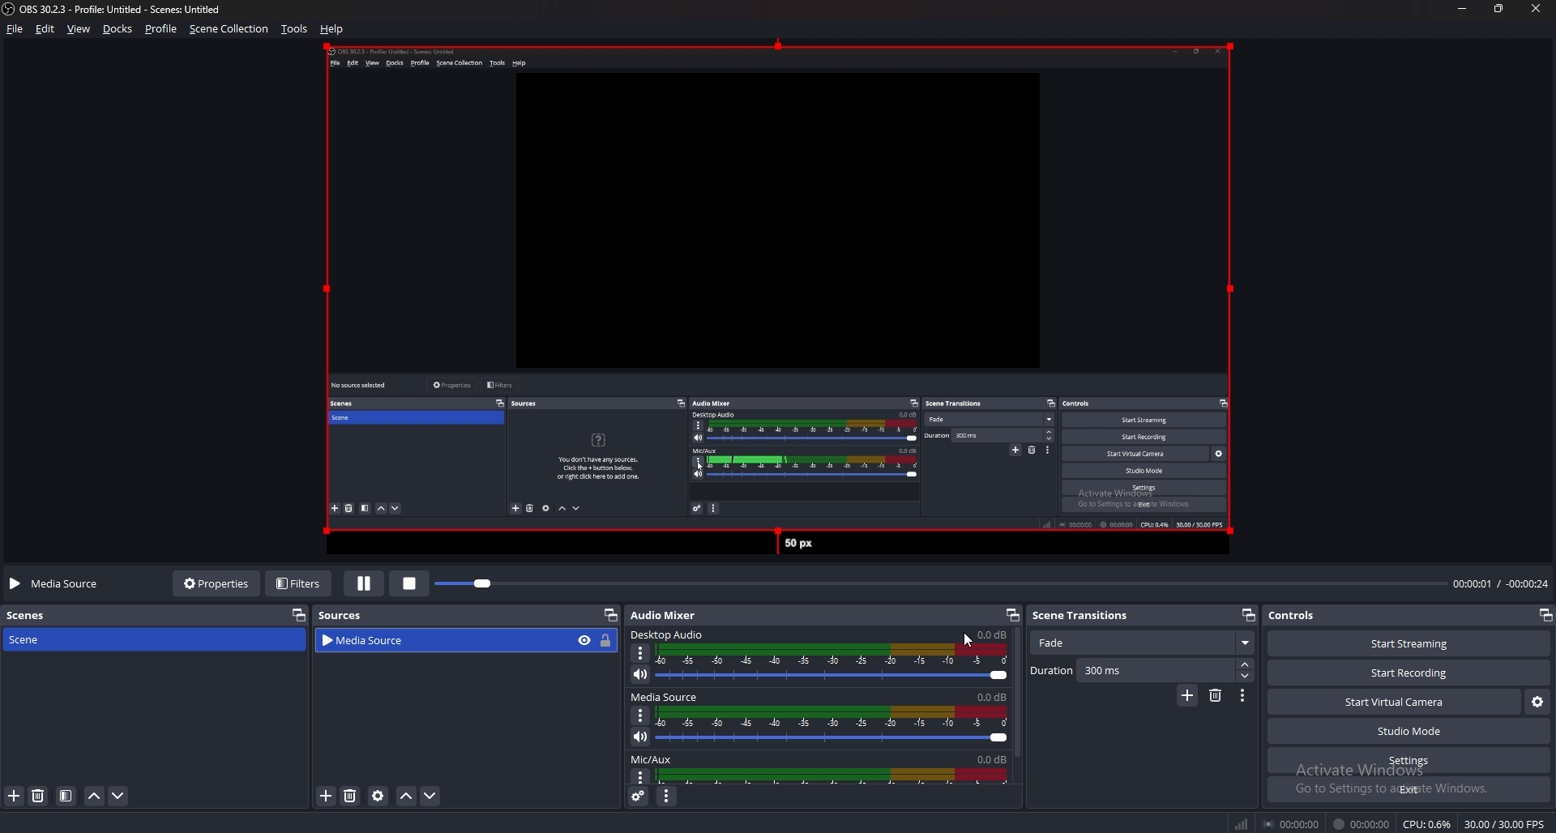 The image size is (1556, 833). Describe the element at coordinates (1242, 696) in the screenshot. I see `Transition properties` at that location.